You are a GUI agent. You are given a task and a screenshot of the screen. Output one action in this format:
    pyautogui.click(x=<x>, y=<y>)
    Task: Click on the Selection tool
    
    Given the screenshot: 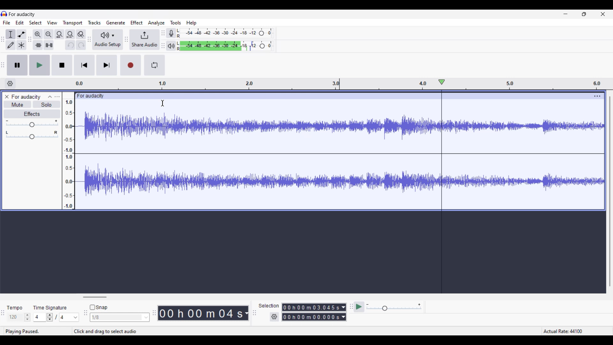 What is the action you would take?
    pyautogui.click(x=11, y=34)
    